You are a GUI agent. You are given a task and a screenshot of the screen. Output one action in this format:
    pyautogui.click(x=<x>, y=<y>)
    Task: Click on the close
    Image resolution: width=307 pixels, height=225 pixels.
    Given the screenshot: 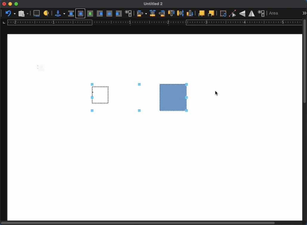 What is the action you would take?
    pyautogui.click(x=4, y=4)
    